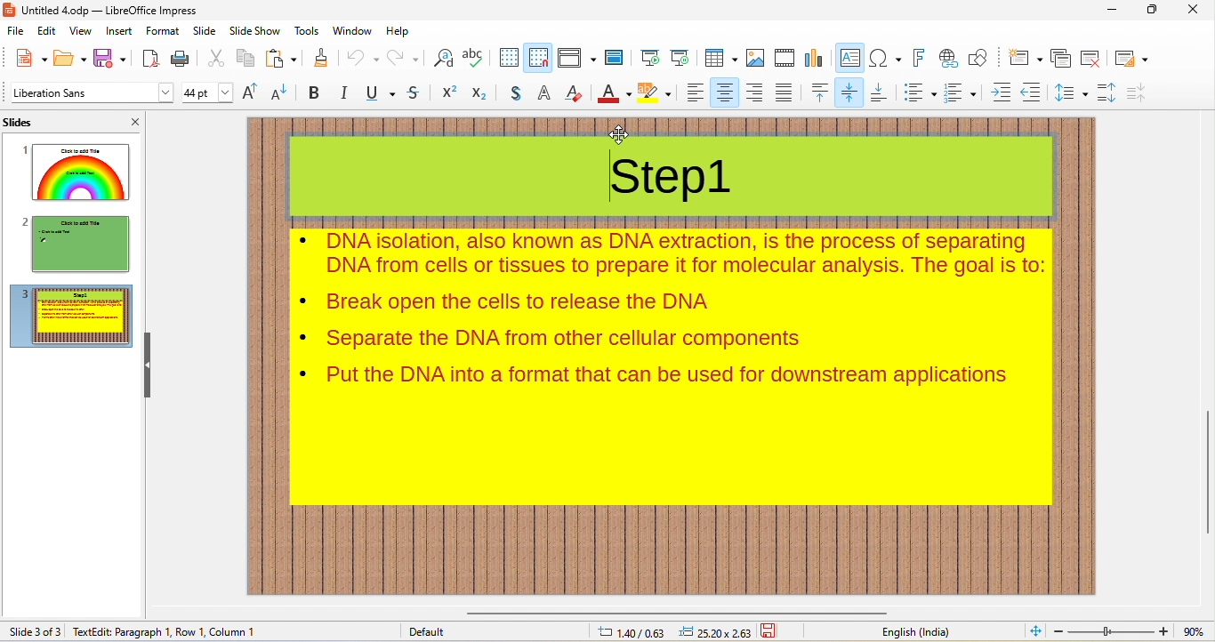 The width and height of the screenshot is (1215, 642). I want to click on save, so click(771, 631).